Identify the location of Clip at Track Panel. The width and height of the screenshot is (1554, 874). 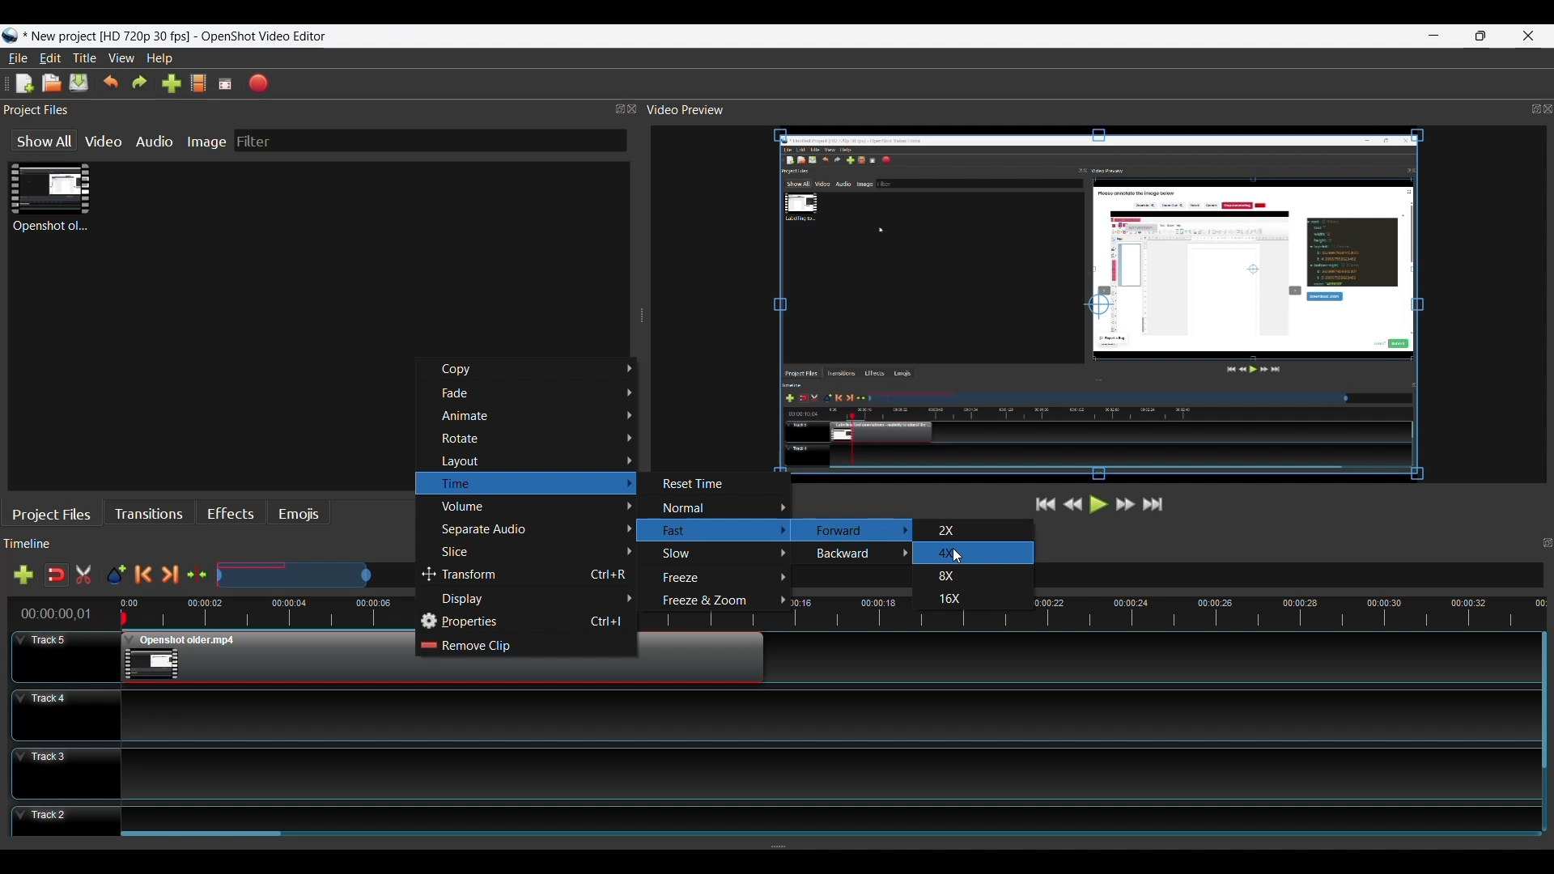
(258, 658).